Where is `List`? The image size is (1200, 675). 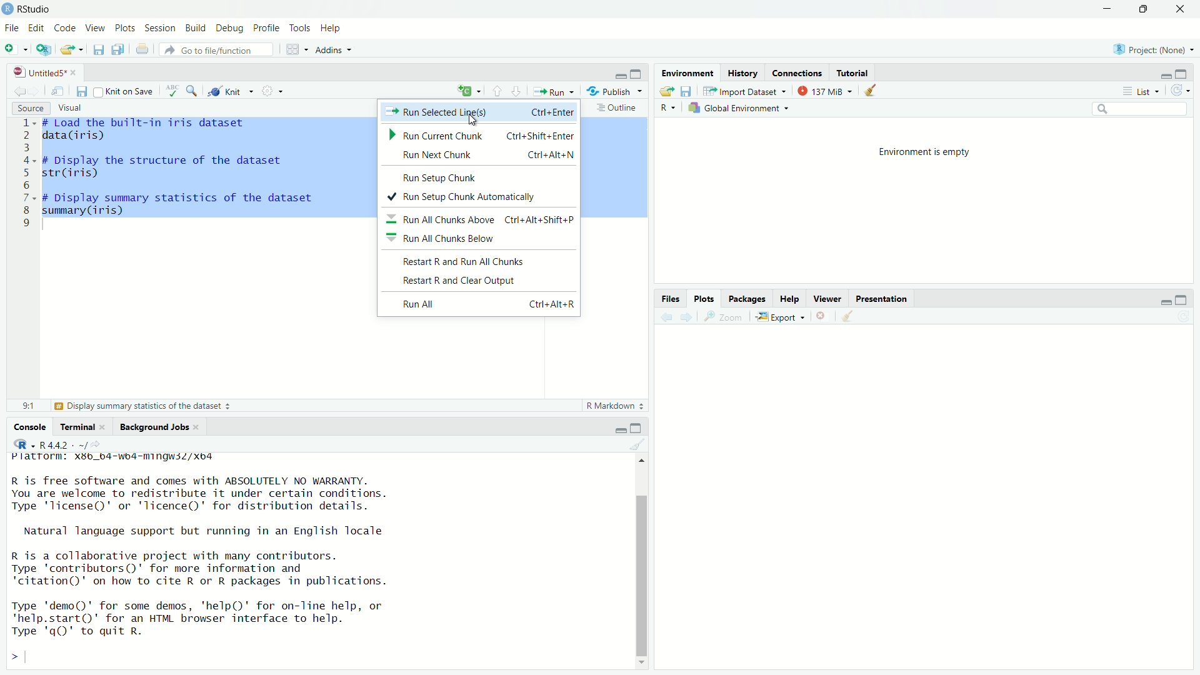
List is located at coordinates (1139, 90).